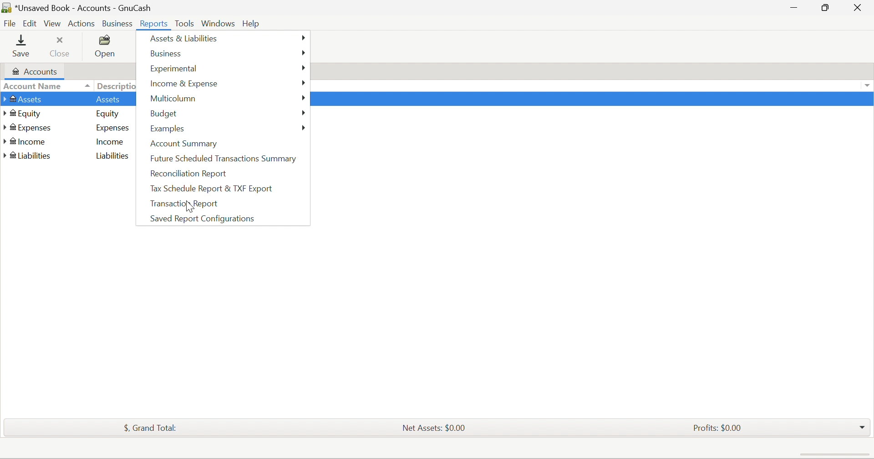 The height and width of the screenshot is (459, 874). What do you see at coordinates (204, 219) in the screenshot?
I see `Saved Report Configurations` at bounding box center [204, 219].